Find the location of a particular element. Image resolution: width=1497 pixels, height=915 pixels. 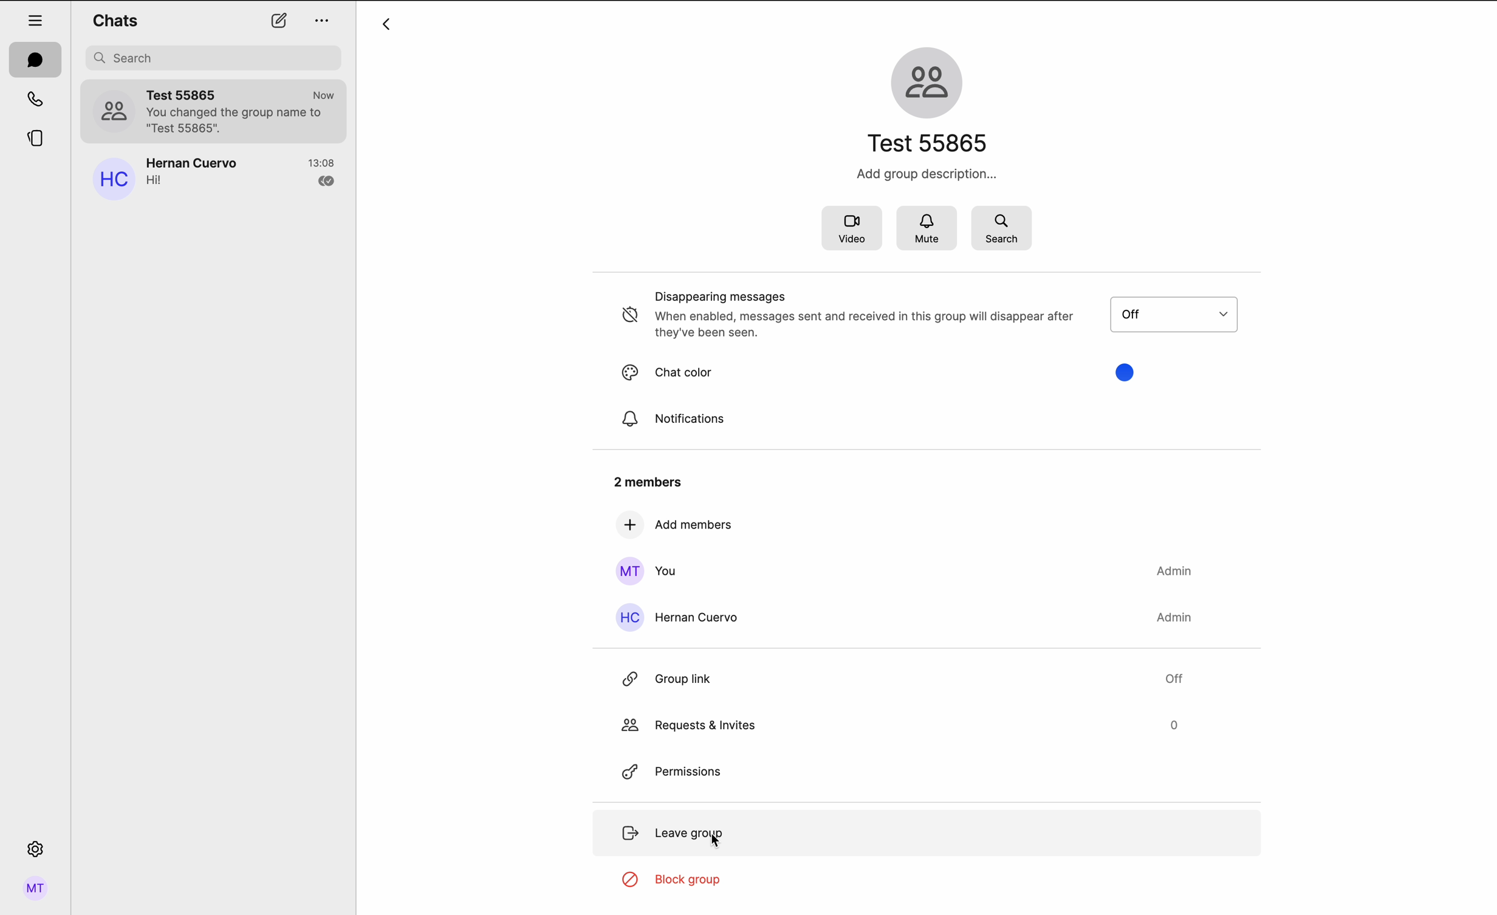

add group description is located at coordinates (923, 174).